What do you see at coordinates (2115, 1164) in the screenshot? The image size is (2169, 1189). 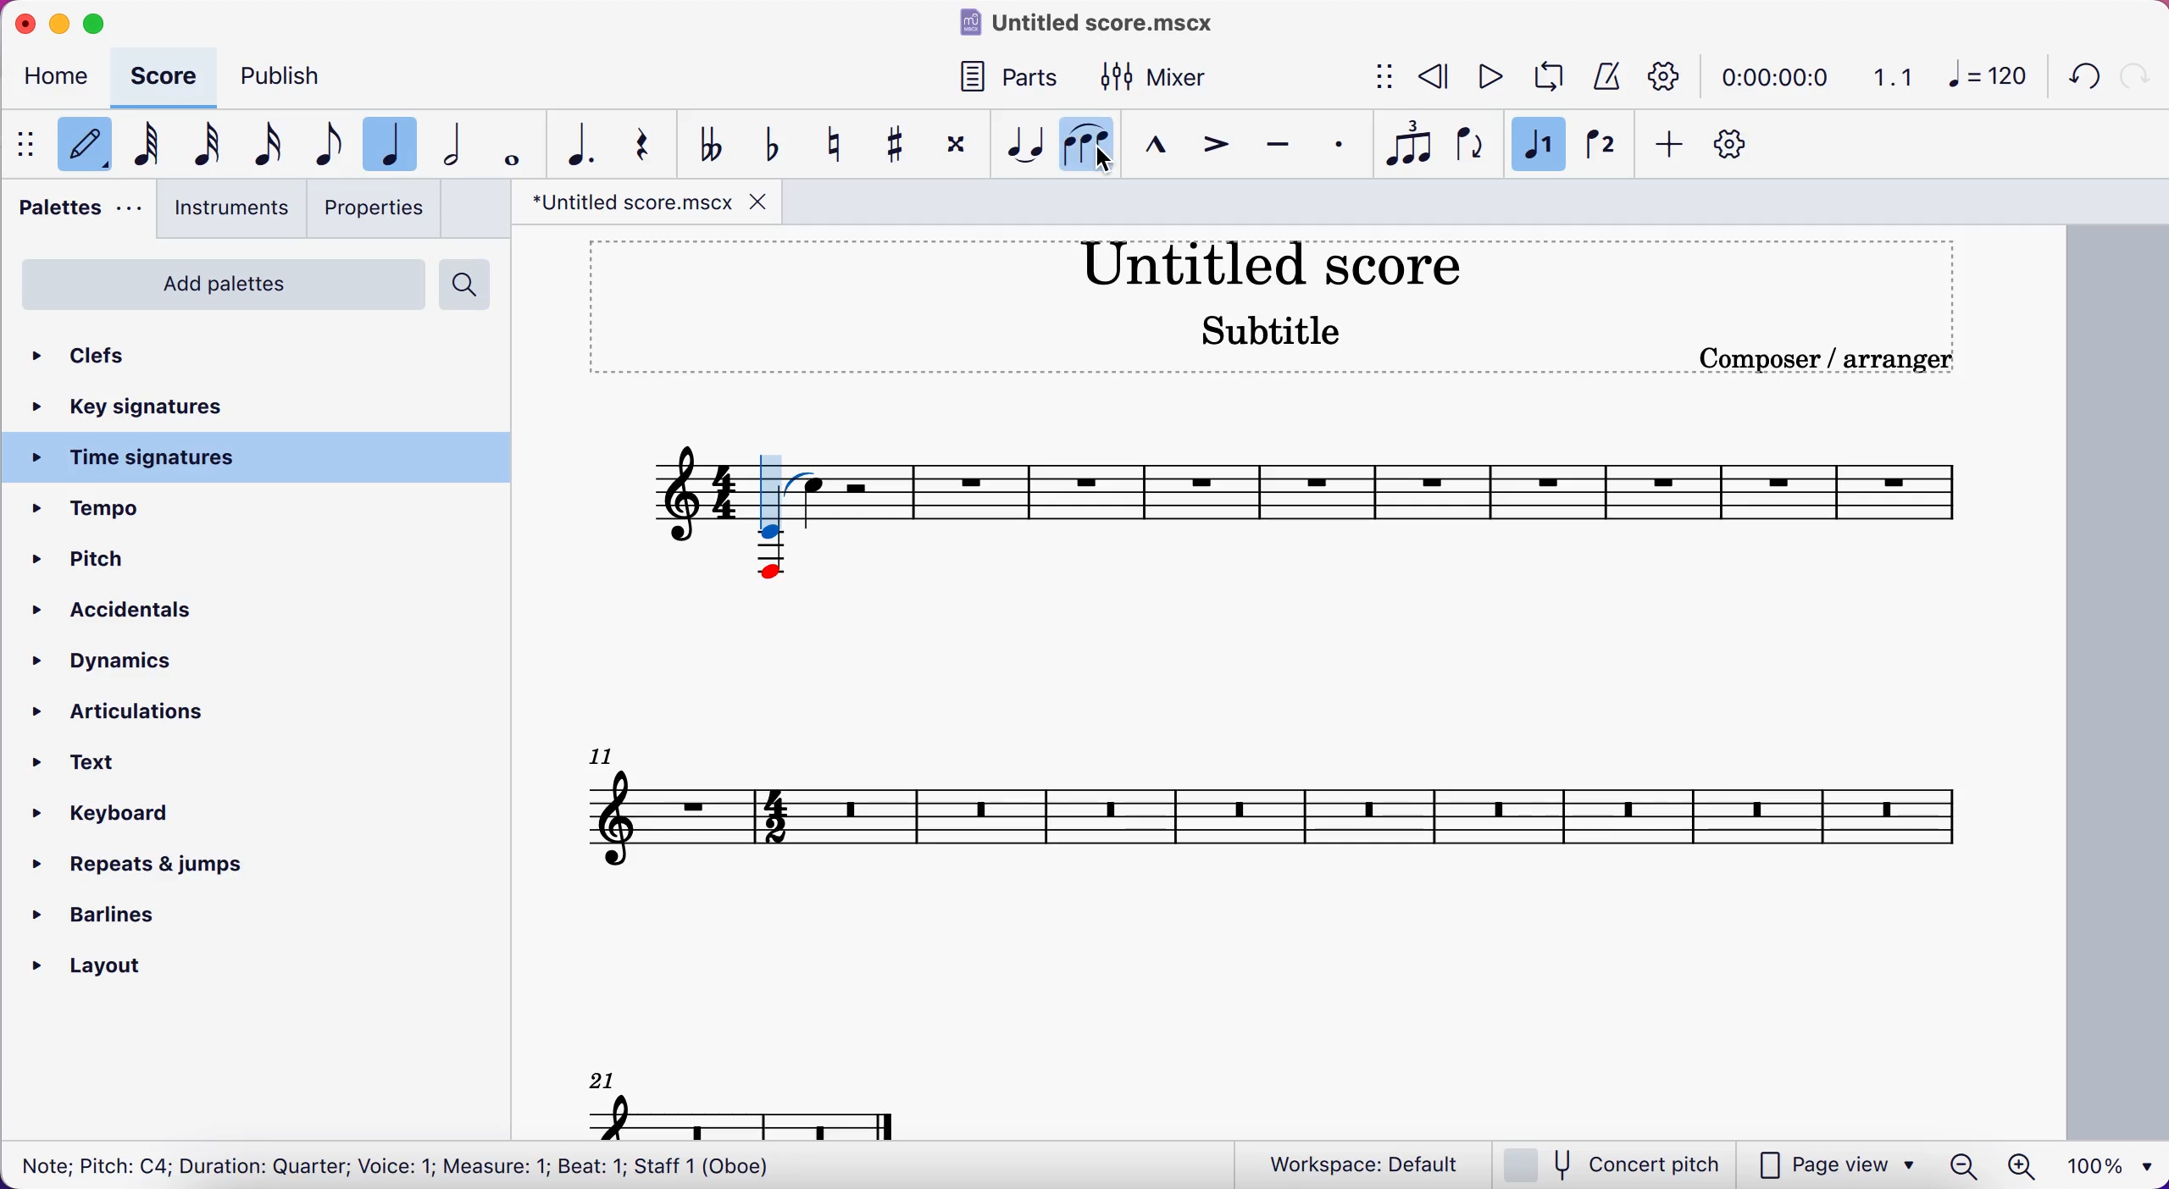 I see `100%` at bounding box center [2115, 1164].